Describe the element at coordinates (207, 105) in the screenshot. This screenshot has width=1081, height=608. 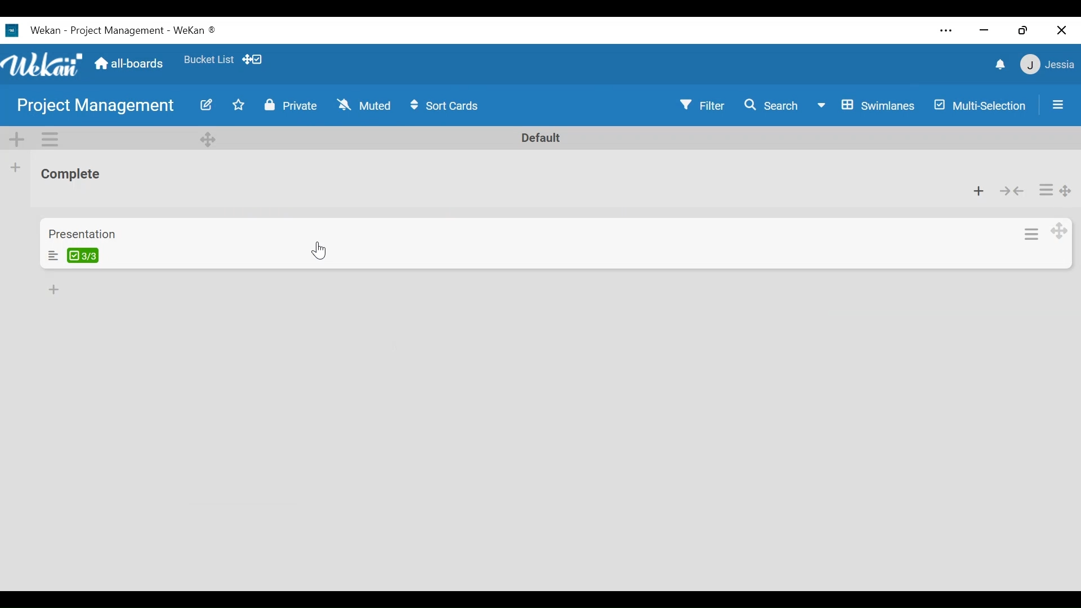
I see `edit` at that location.